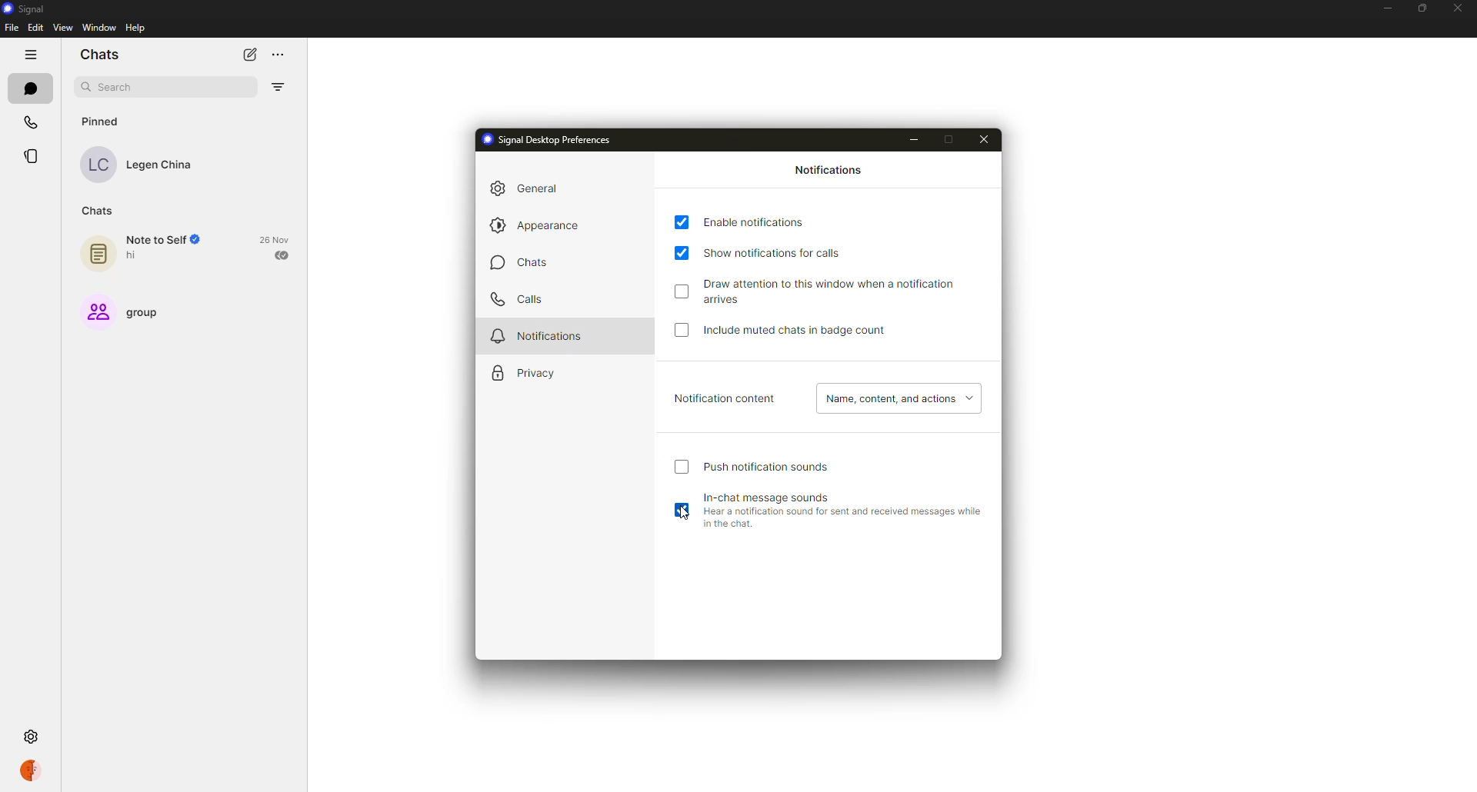 This screenshot has height=792, width=1477. Describe the element at coordinates (100, 121) in the screenshot. I see `pinned` at that location.